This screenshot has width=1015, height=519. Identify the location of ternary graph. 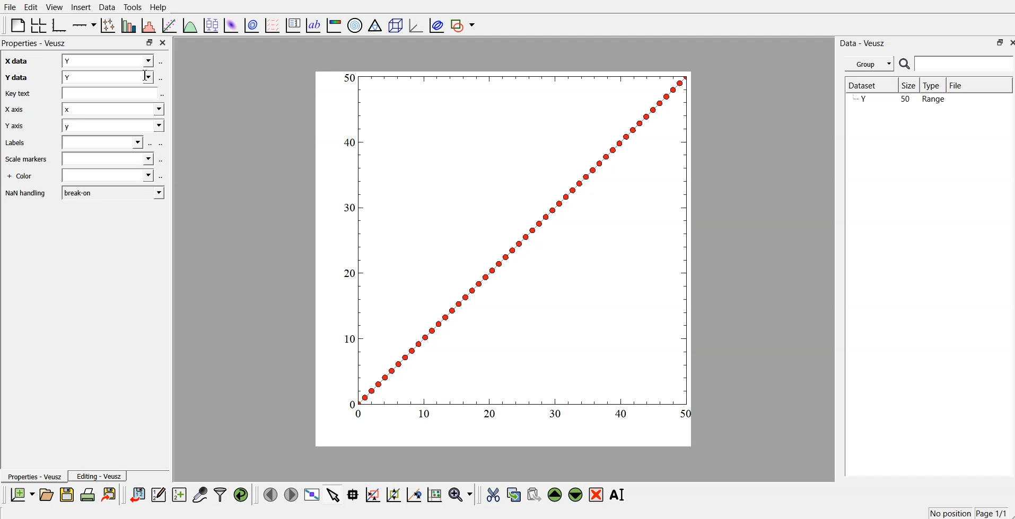
(375, 24).